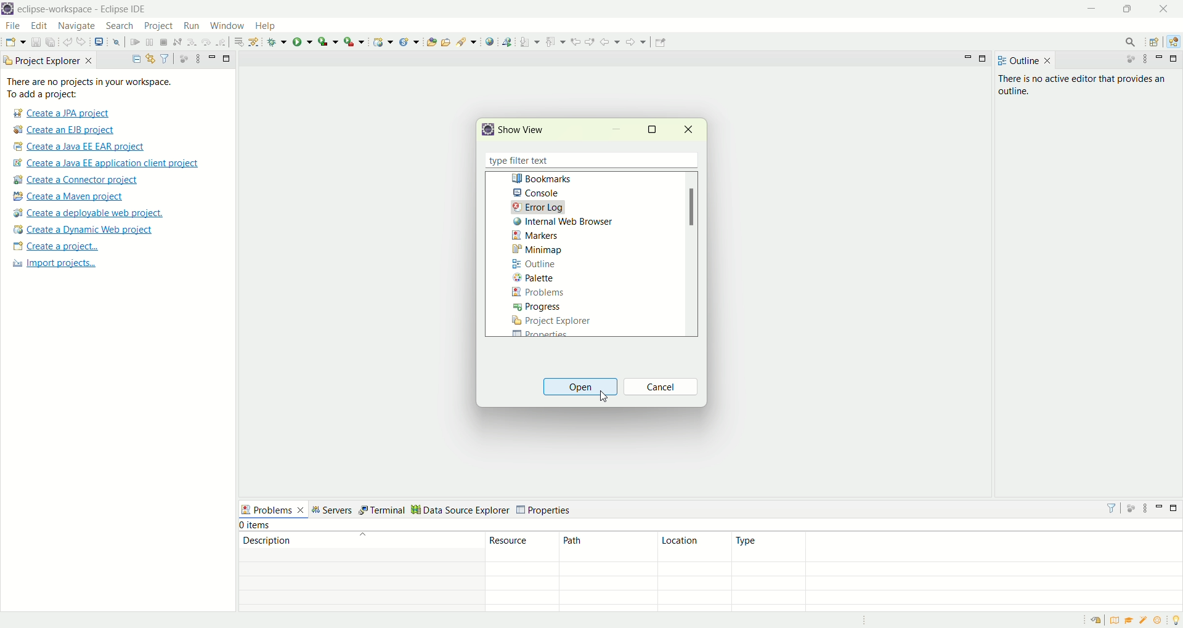  Describe the element at coordinates (608, 545) in the screenshot. I see `path` at that location.